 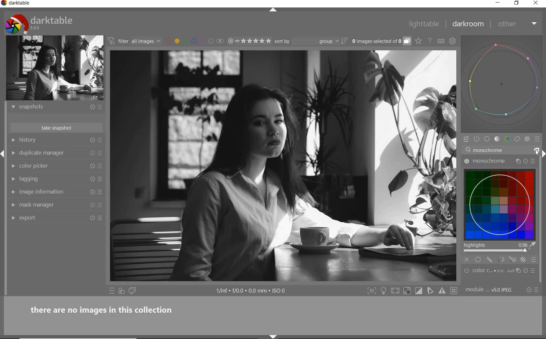 I want to click on cursor, so click(x=536, y=154).